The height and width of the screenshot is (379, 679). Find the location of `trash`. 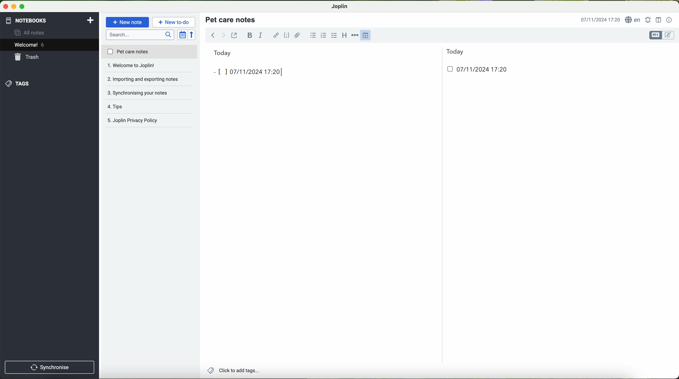

trash is located at coordinates (27, 58).